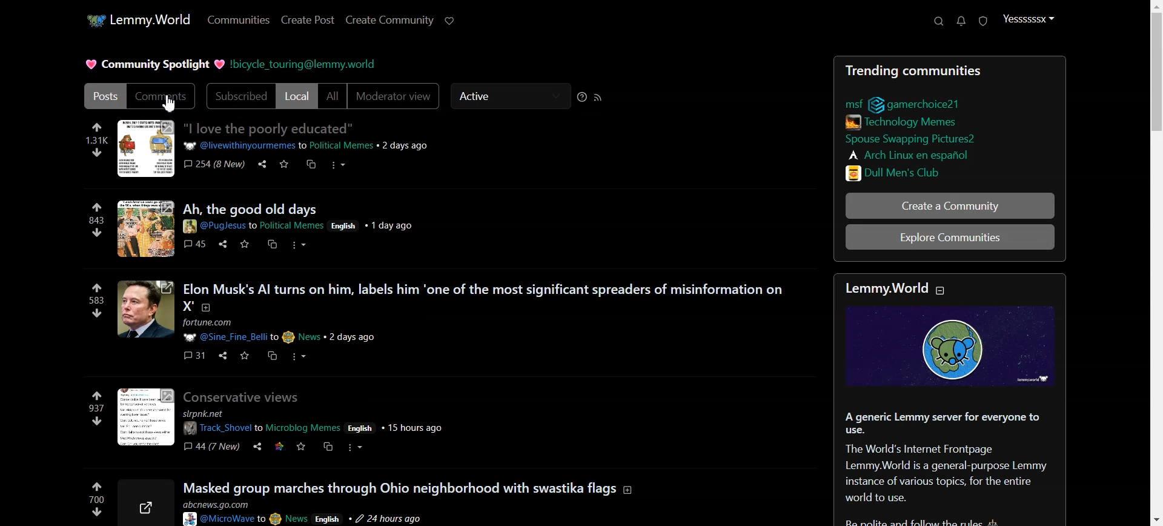 Image resolution: width=1163 pixels, height=526 pixels. I want to click on post details, so click(309, 330).